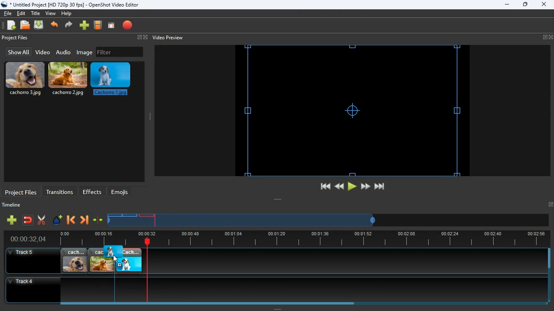 This screenshot has width=554, height=311. Describe the element at coordinates (25, 79) in the screenshot. I see `cachorro.3.jpg` at that location.